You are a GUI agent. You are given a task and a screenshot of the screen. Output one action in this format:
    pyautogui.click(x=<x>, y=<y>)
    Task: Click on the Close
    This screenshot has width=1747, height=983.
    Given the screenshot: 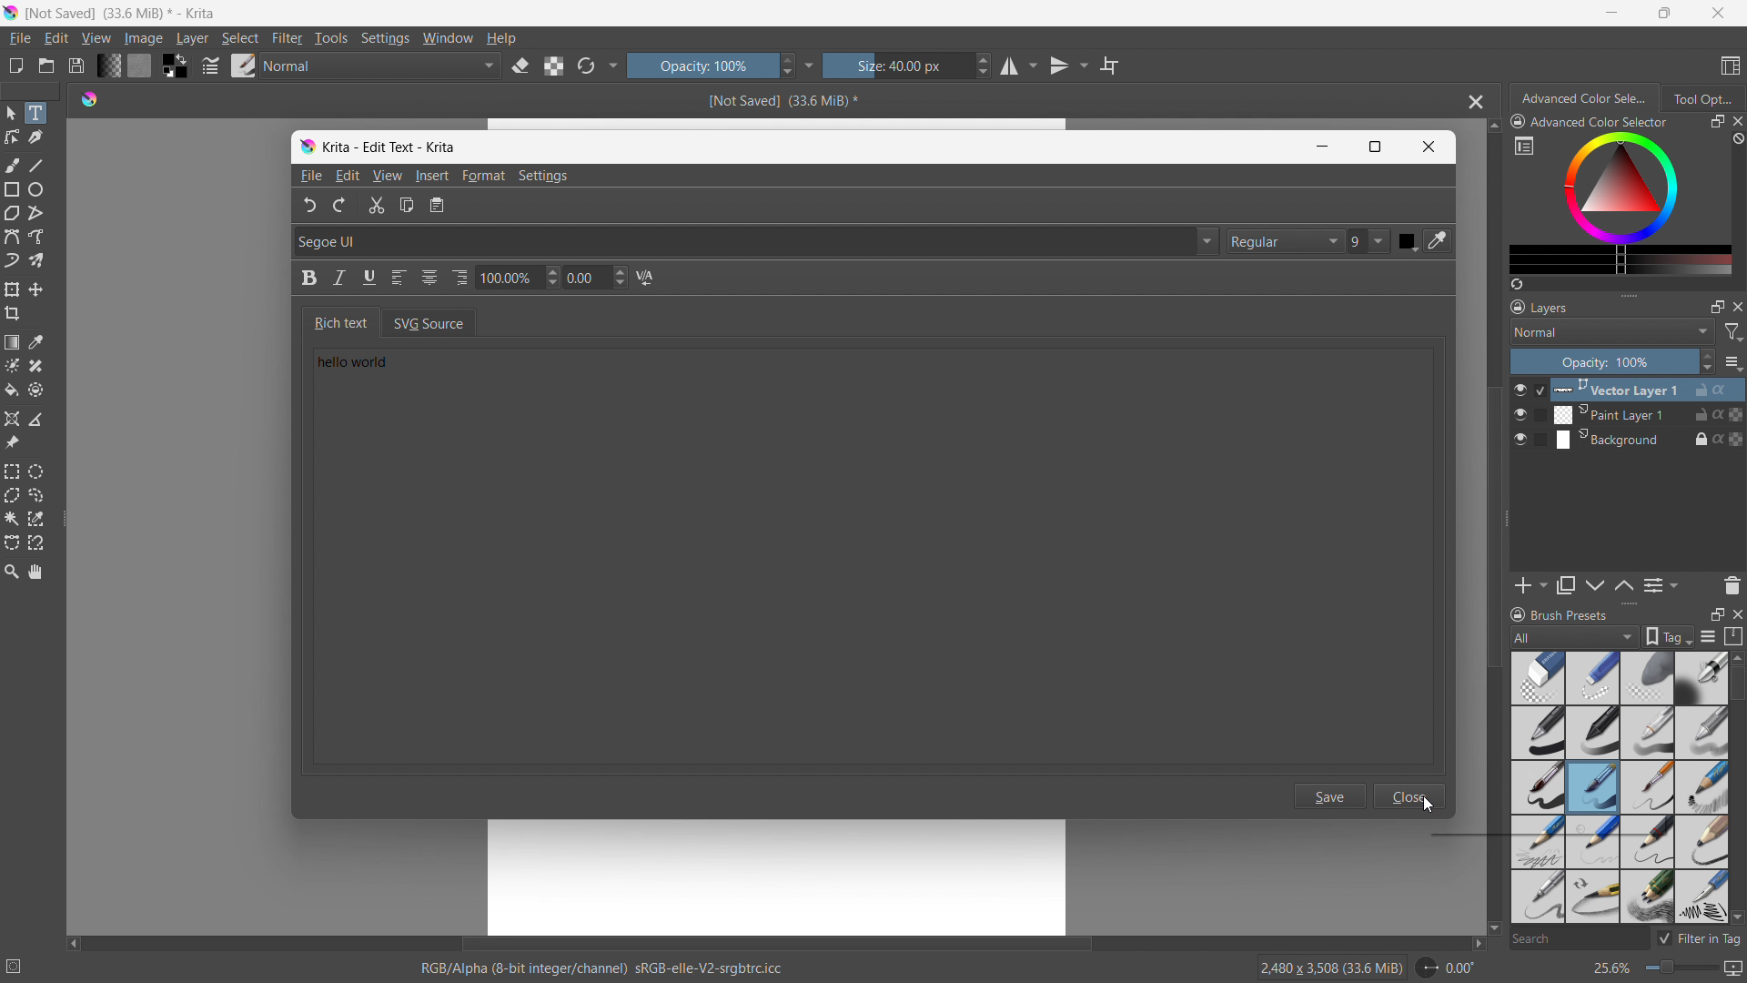 What is the action you would take?
    pyautogui.click(x=1429, y=147)
    